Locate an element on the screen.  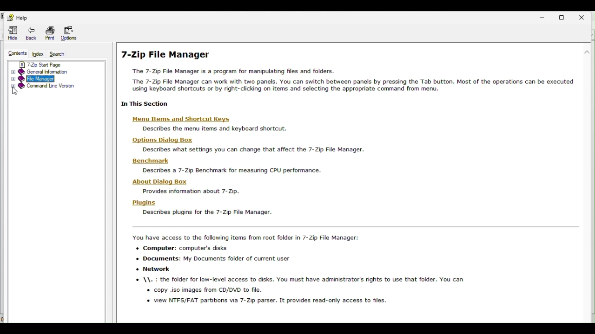
You have access to the following items from root folder in 7-Zip File Manager:
+ Computer: computer's disks
+ Documents: My Documents folder of current user
+ Network
 \\. : the folder for low-level access to disks. You must have administrator's rights to use that folder. You can
« copy .iso images from CD/DVD to file.
« view NTFS/FAT partitions via 7-Zip parser. It provides read-only access to files. is located at coordinates (302, 270).